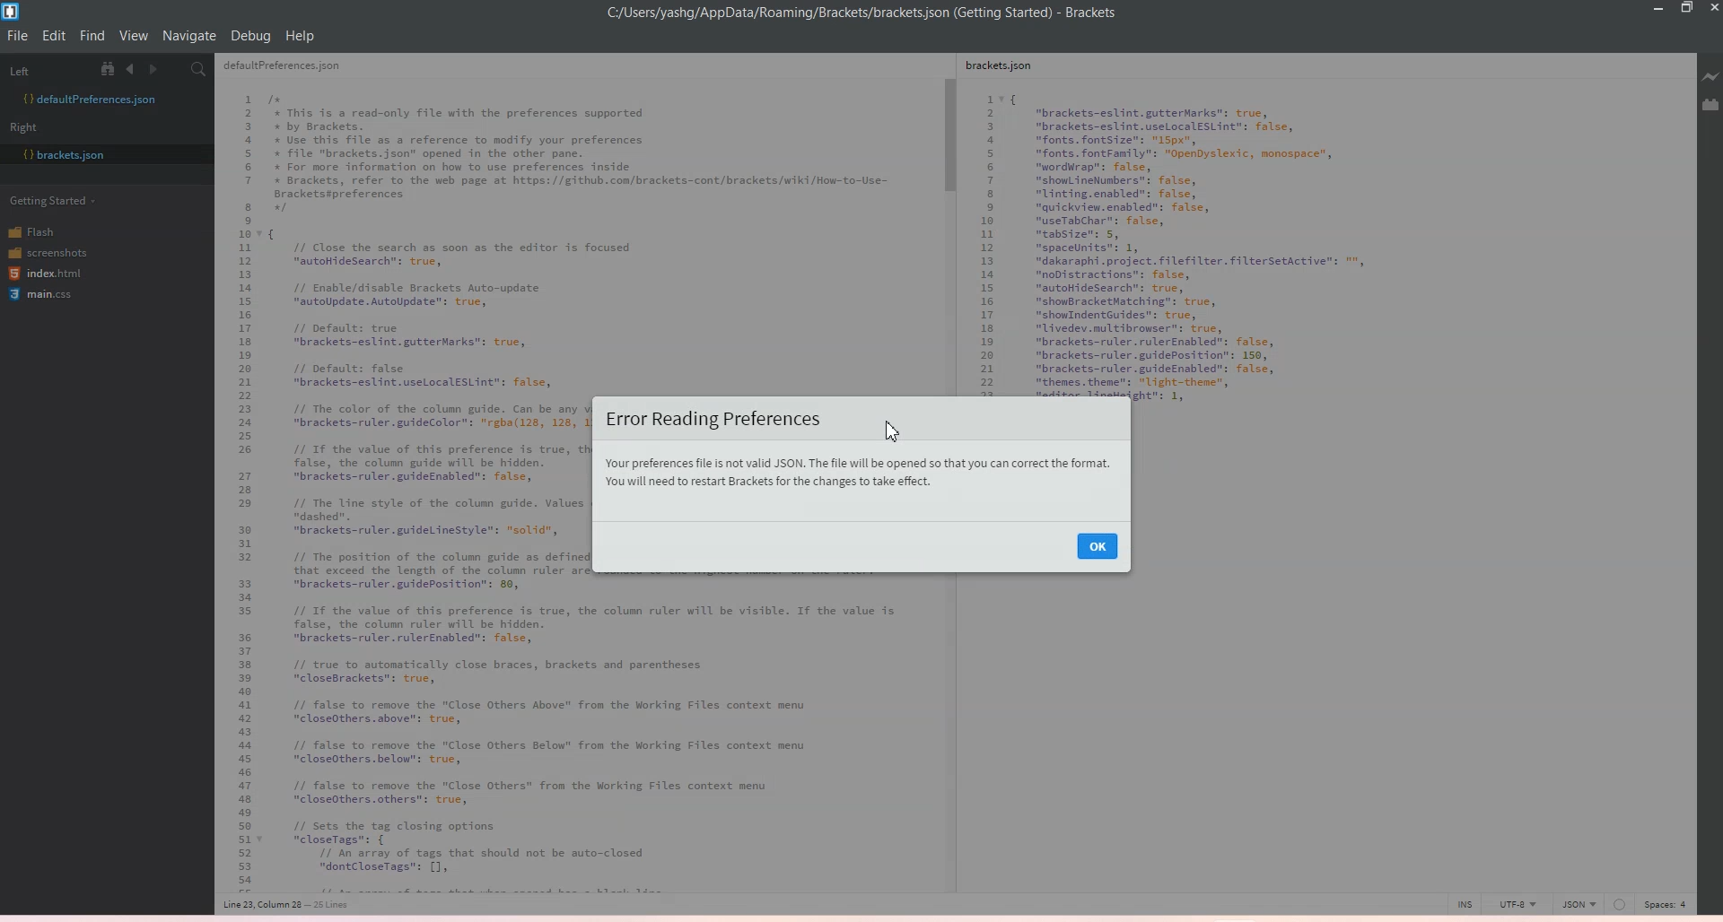 This screenshot has width=1723, height=922. What do you see at coordinates (1008, 68) in the screenshot?
I see `brackets.json` at bounding box center [1008, 68].